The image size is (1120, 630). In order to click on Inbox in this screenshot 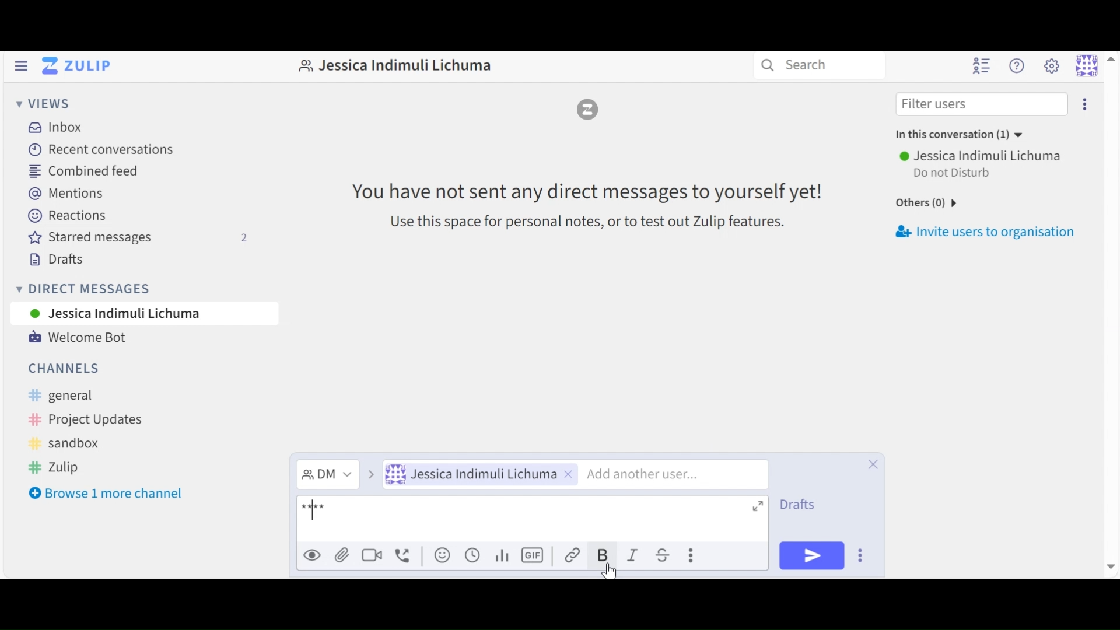, I will do `click(54, 127)`.